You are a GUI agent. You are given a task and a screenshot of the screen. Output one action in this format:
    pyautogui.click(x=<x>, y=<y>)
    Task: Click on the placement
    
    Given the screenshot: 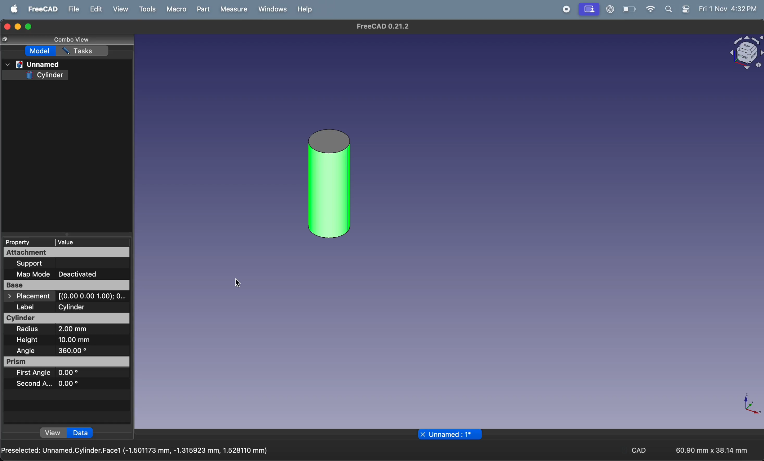 What is the action you would take?
    pyautogui.click(x=67, y=296)
    